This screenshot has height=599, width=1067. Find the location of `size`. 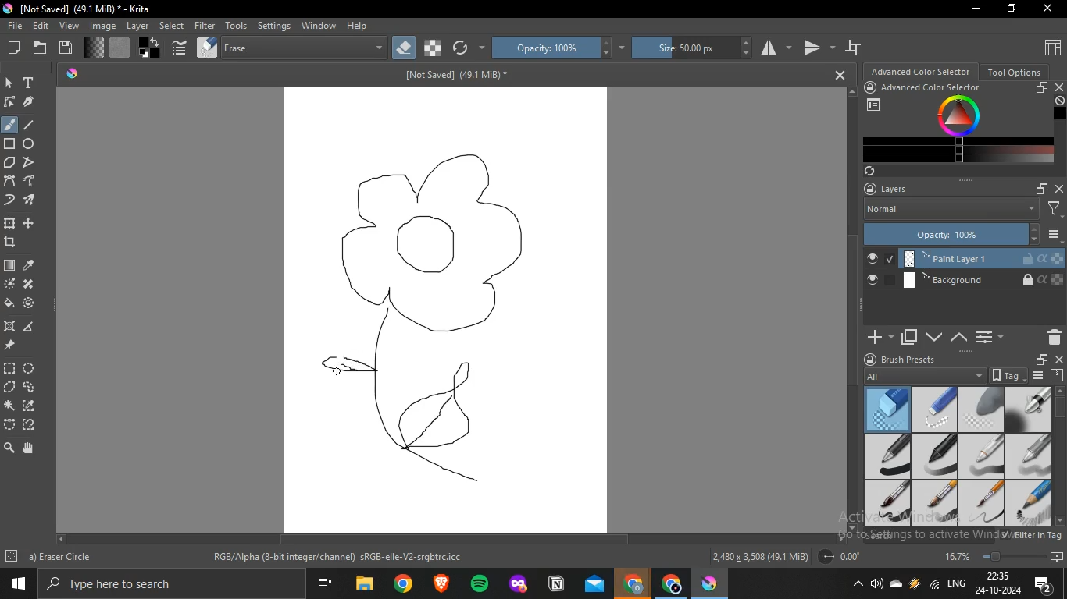

size is located at coordinates (690, 49).